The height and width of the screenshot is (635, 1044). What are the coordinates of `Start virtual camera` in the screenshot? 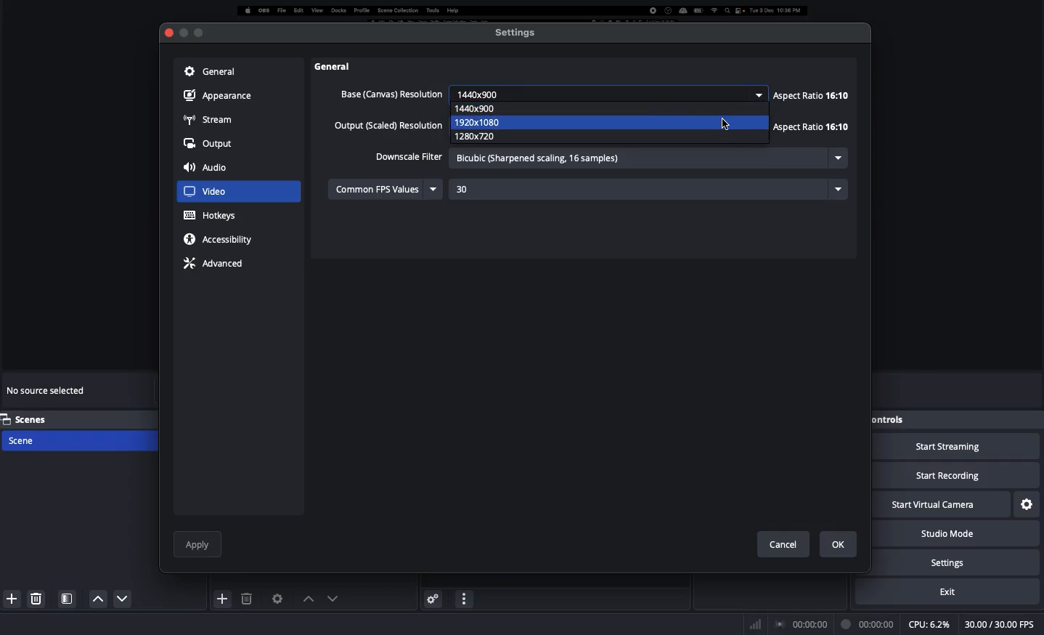 It's located at (942, 506).